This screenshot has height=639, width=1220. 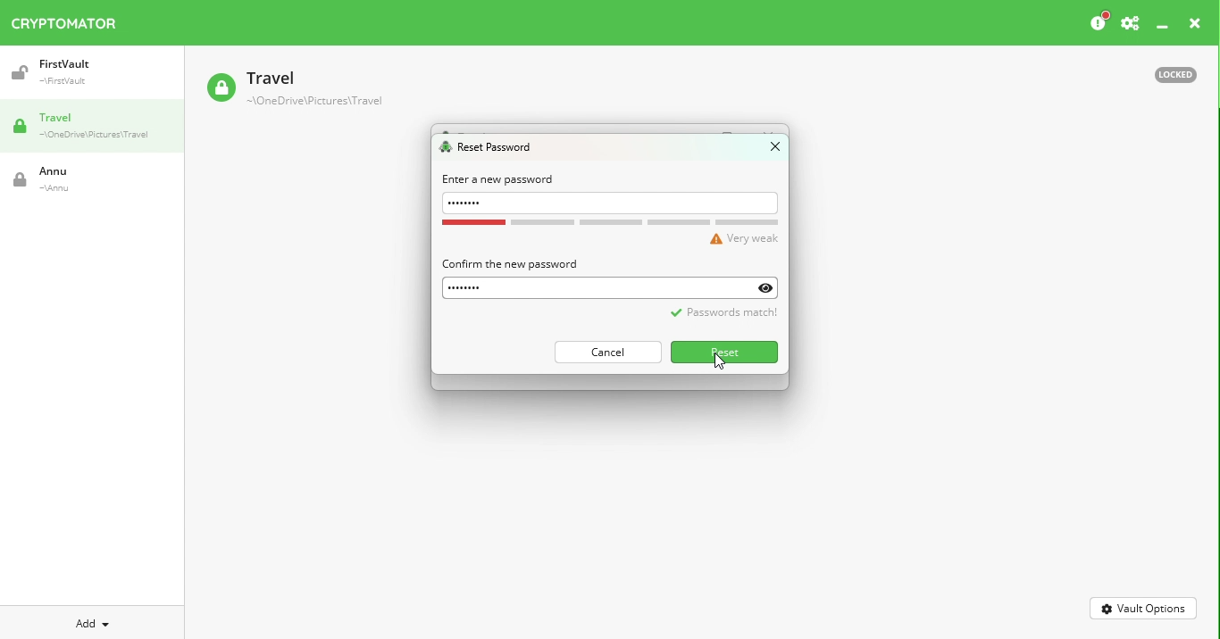 What do you see at coordinates (499, 179) in the screenshot?
I see `Enter a new password` at bounding box center [499, 179].